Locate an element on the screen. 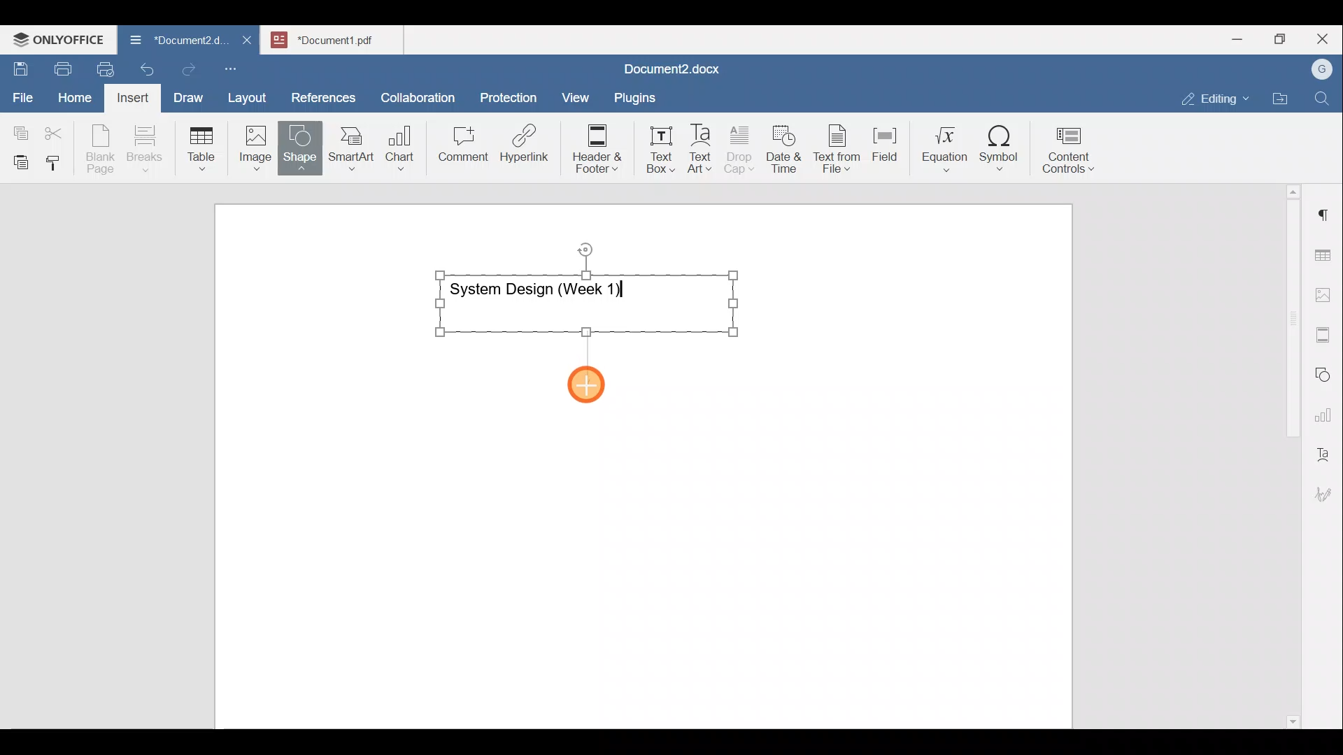  Signature settings is located at coordinates (1327, 489).